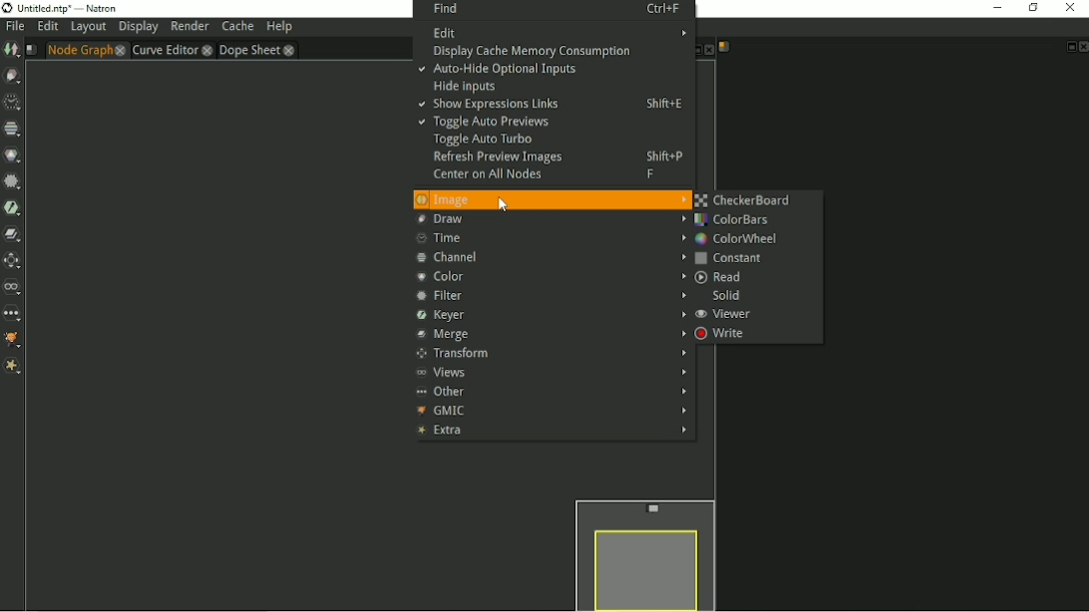 Image resolution: width=1089 pixels, height=612 pixels. What do you see at coordinates (503, 205) in the screenshot?
I see `cursor` at bounding box center [503, 205].